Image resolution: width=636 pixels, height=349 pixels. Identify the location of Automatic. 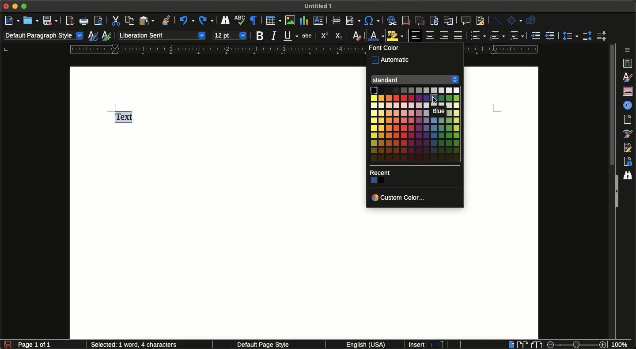
(393, 60).